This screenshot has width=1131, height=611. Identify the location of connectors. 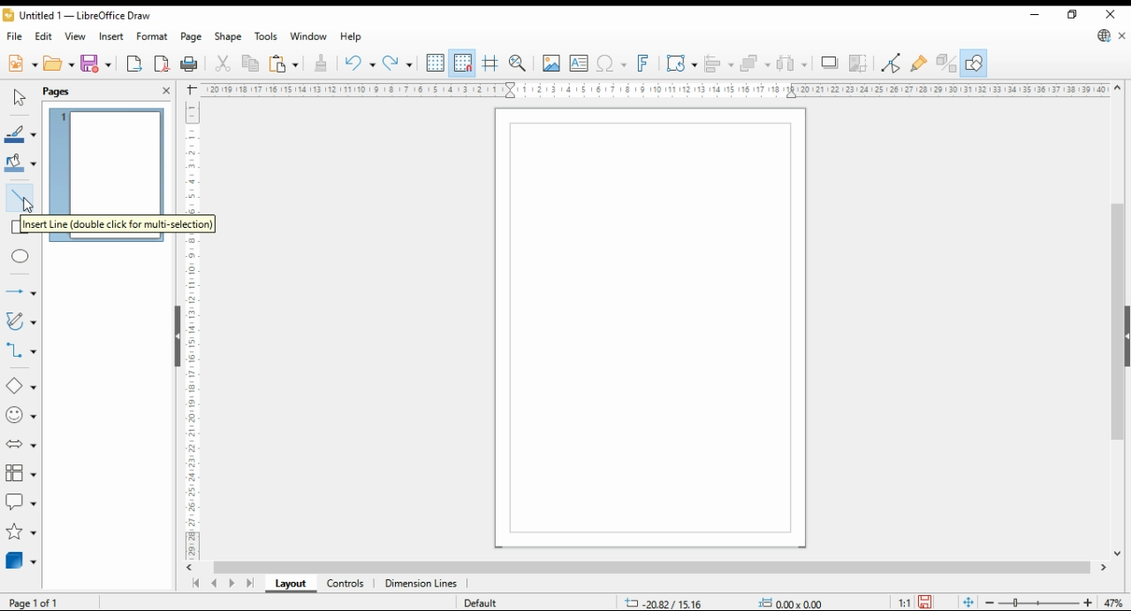
(21, 351).